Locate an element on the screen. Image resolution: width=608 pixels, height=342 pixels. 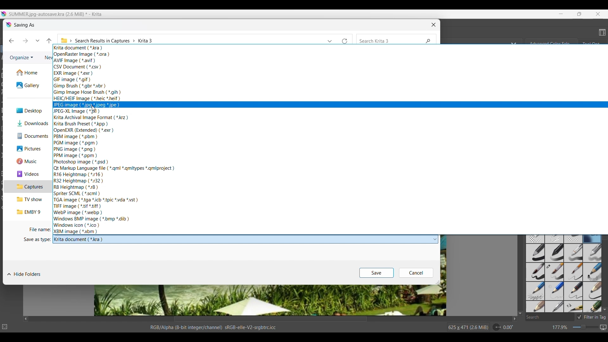
Current rotation of image is located at coordinates (508, 327).